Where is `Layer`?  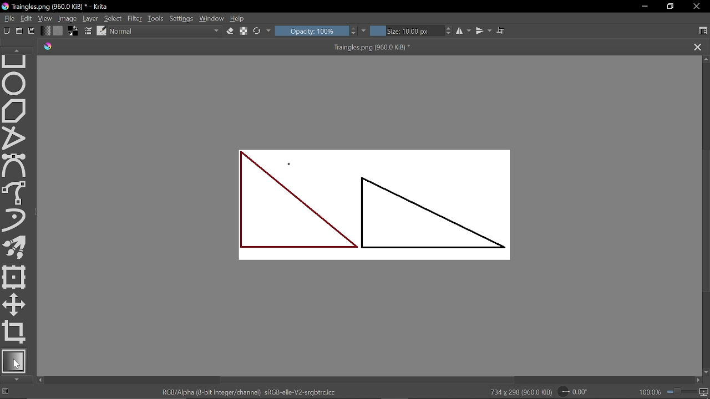
Layer is located at coordinates (90, 18).